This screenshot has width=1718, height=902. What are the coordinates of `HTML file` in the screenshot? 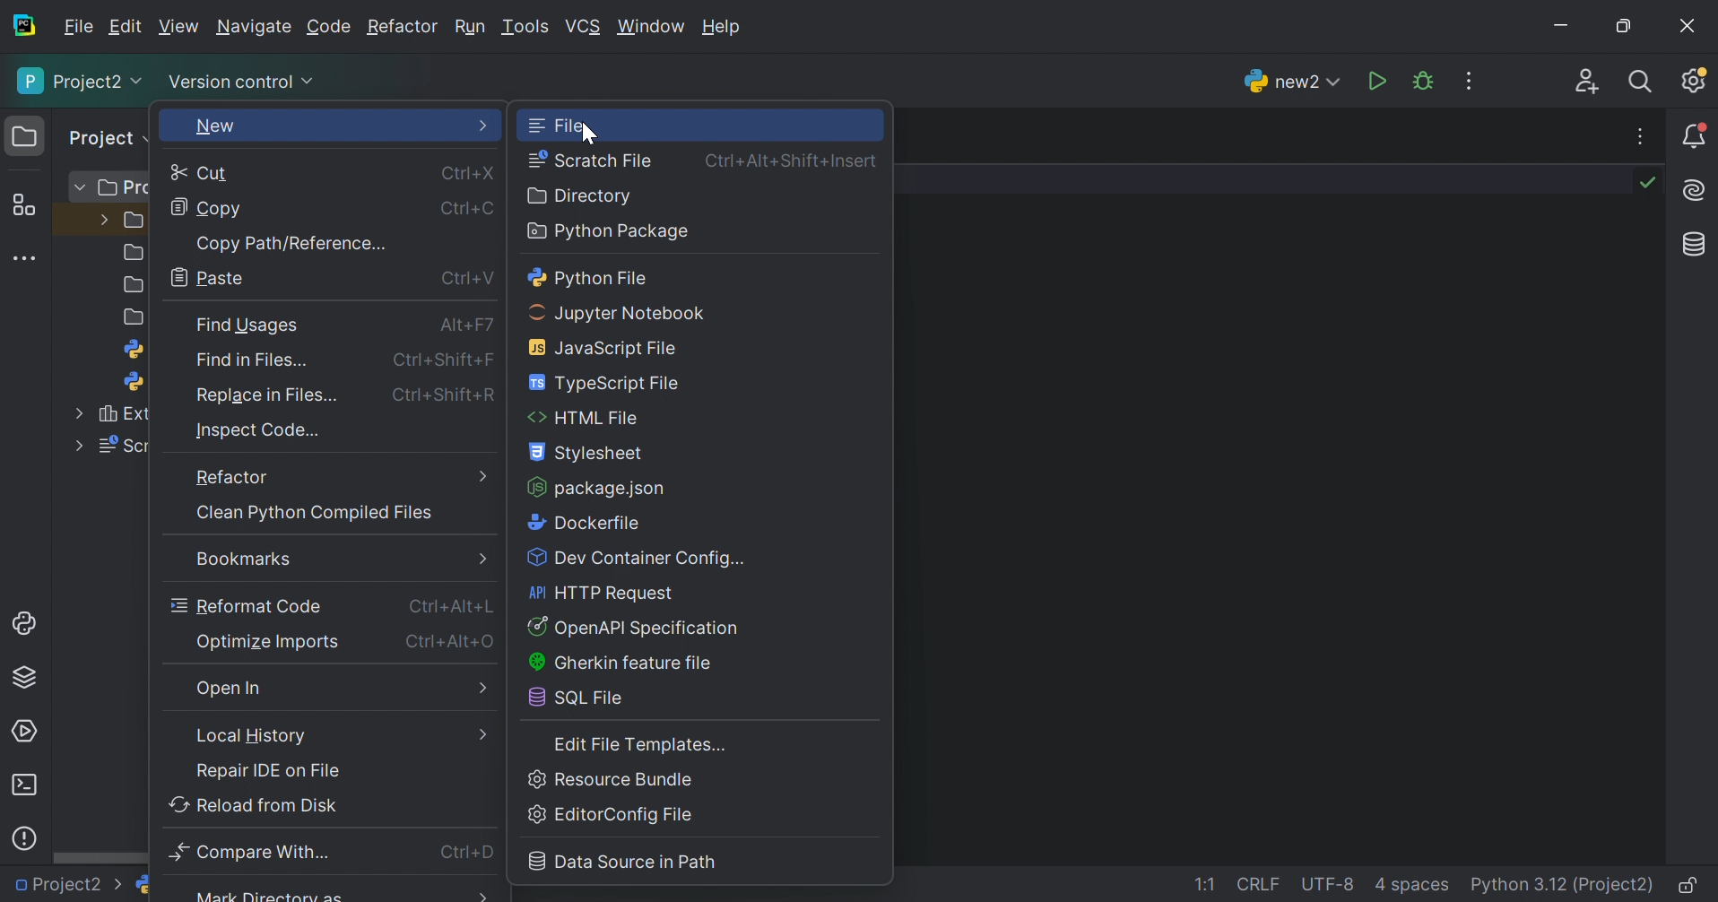 It's located at (585, 420).